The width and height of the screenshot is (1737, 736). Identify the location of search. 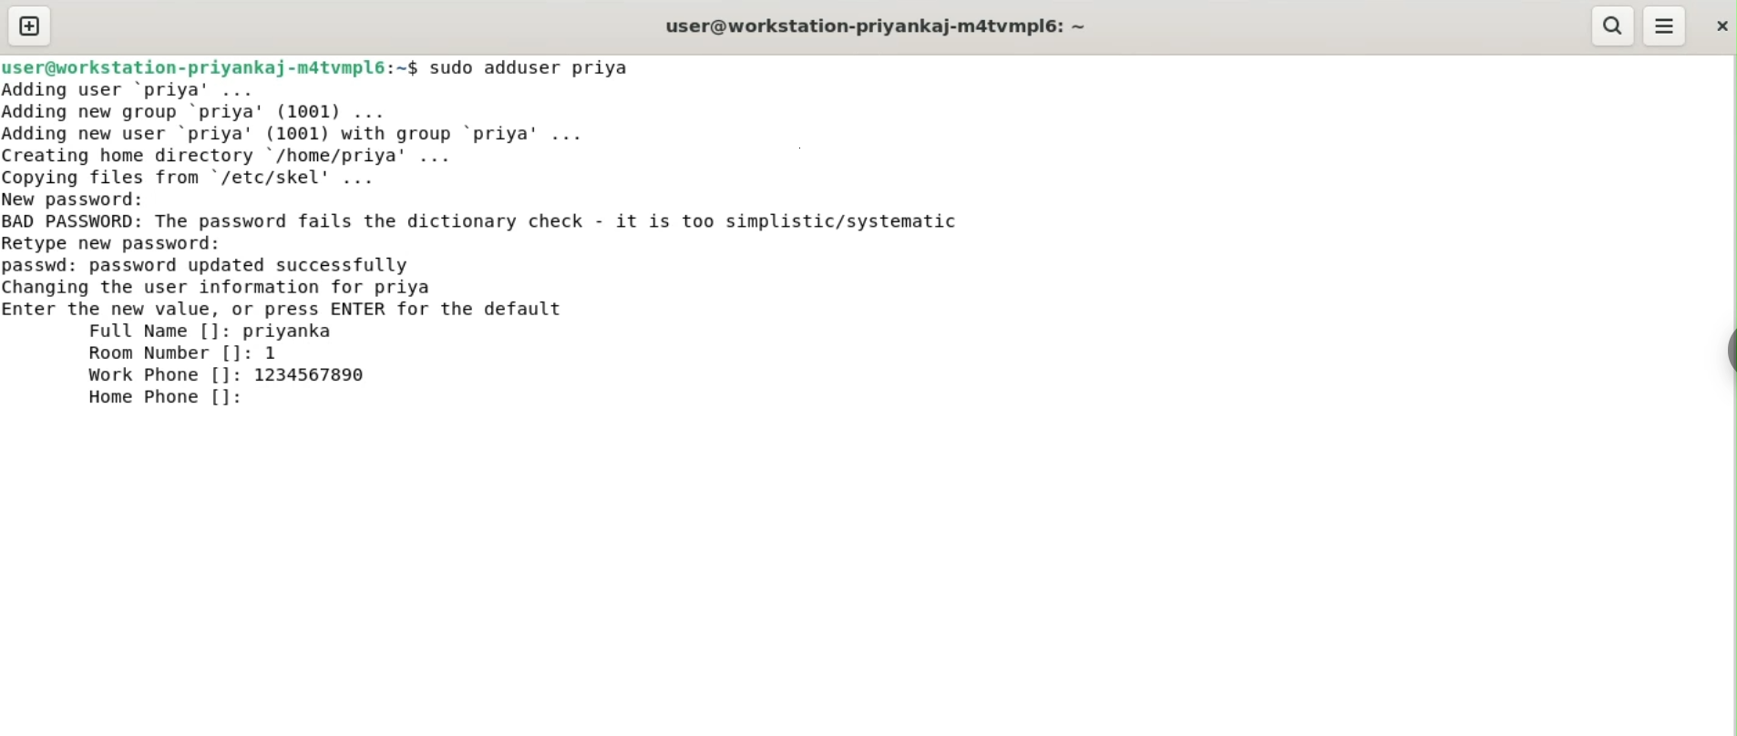
(1614, 26).